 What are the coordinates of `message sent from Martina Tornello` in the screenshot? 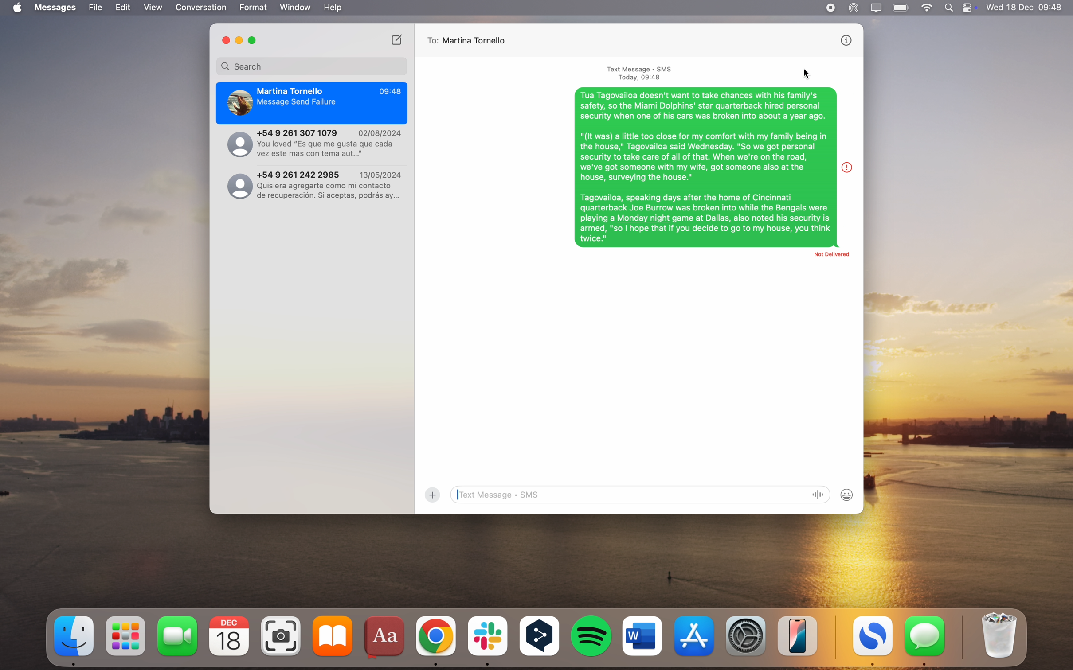 It's located at (312, 103).